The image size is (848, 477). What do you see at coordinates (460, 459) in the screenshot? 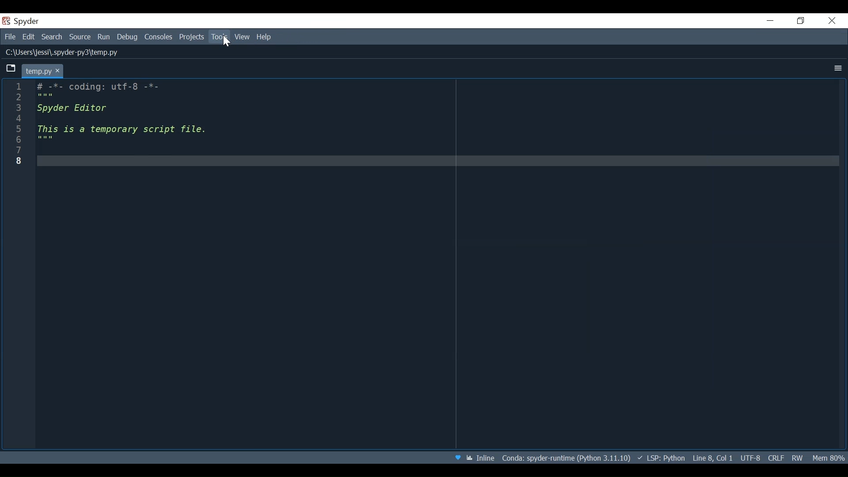
I see `Help Spyder` at bounding box center [460, 459].